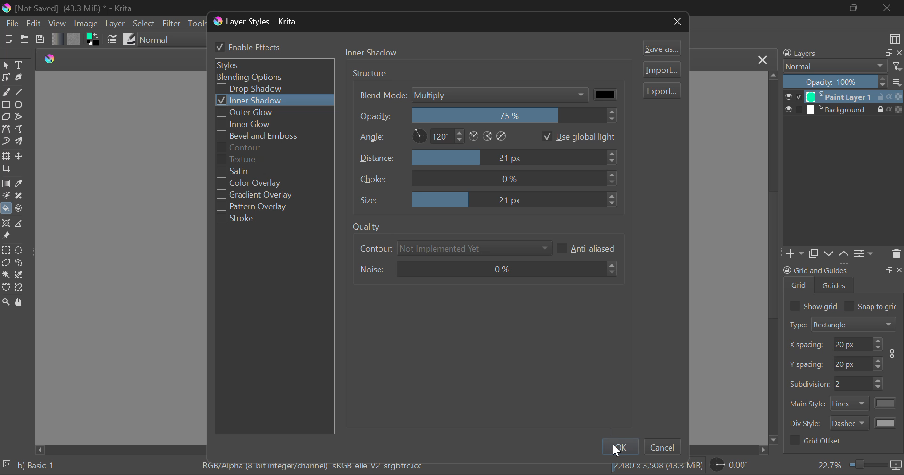  I want to click on Move Layer, so click(20, 157).